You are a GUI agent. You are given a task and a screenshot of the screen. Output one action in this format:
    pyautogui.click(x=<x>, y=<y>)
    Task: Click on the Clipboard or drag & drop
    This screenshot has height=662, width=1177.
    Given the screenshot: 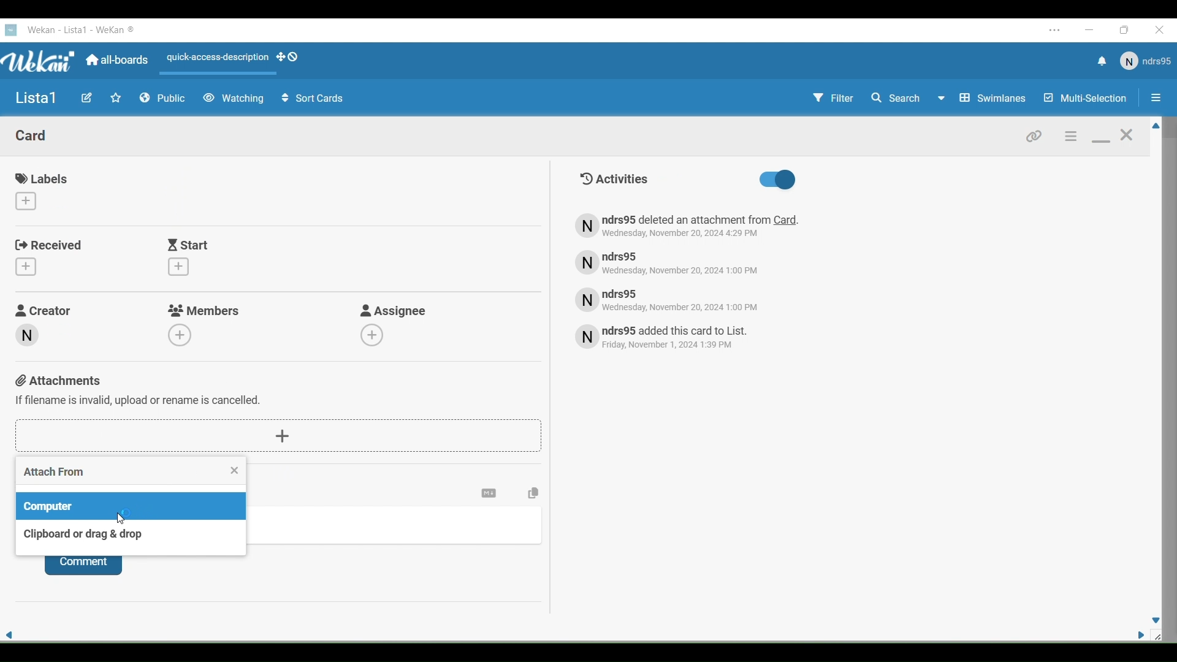 What is the action you would take?
    pyautogui.click(x=131, y=538)
    